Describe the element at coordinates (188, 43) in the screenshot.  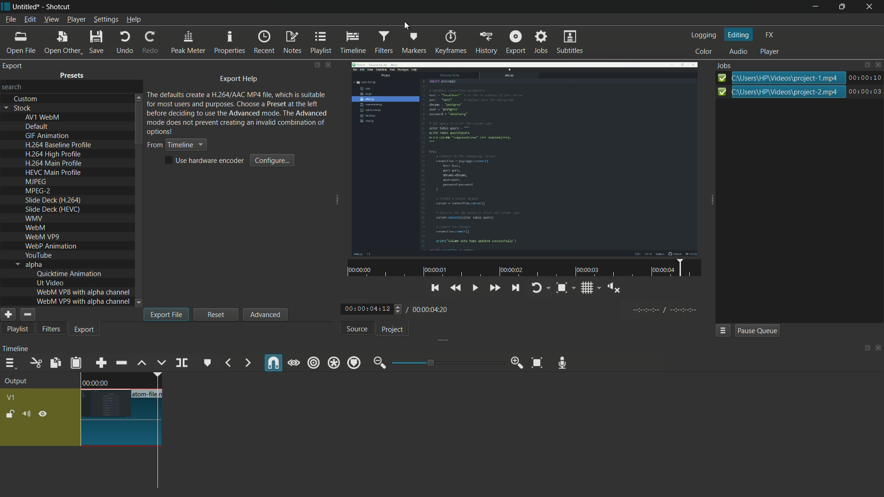
I see `peak meter` at that location.